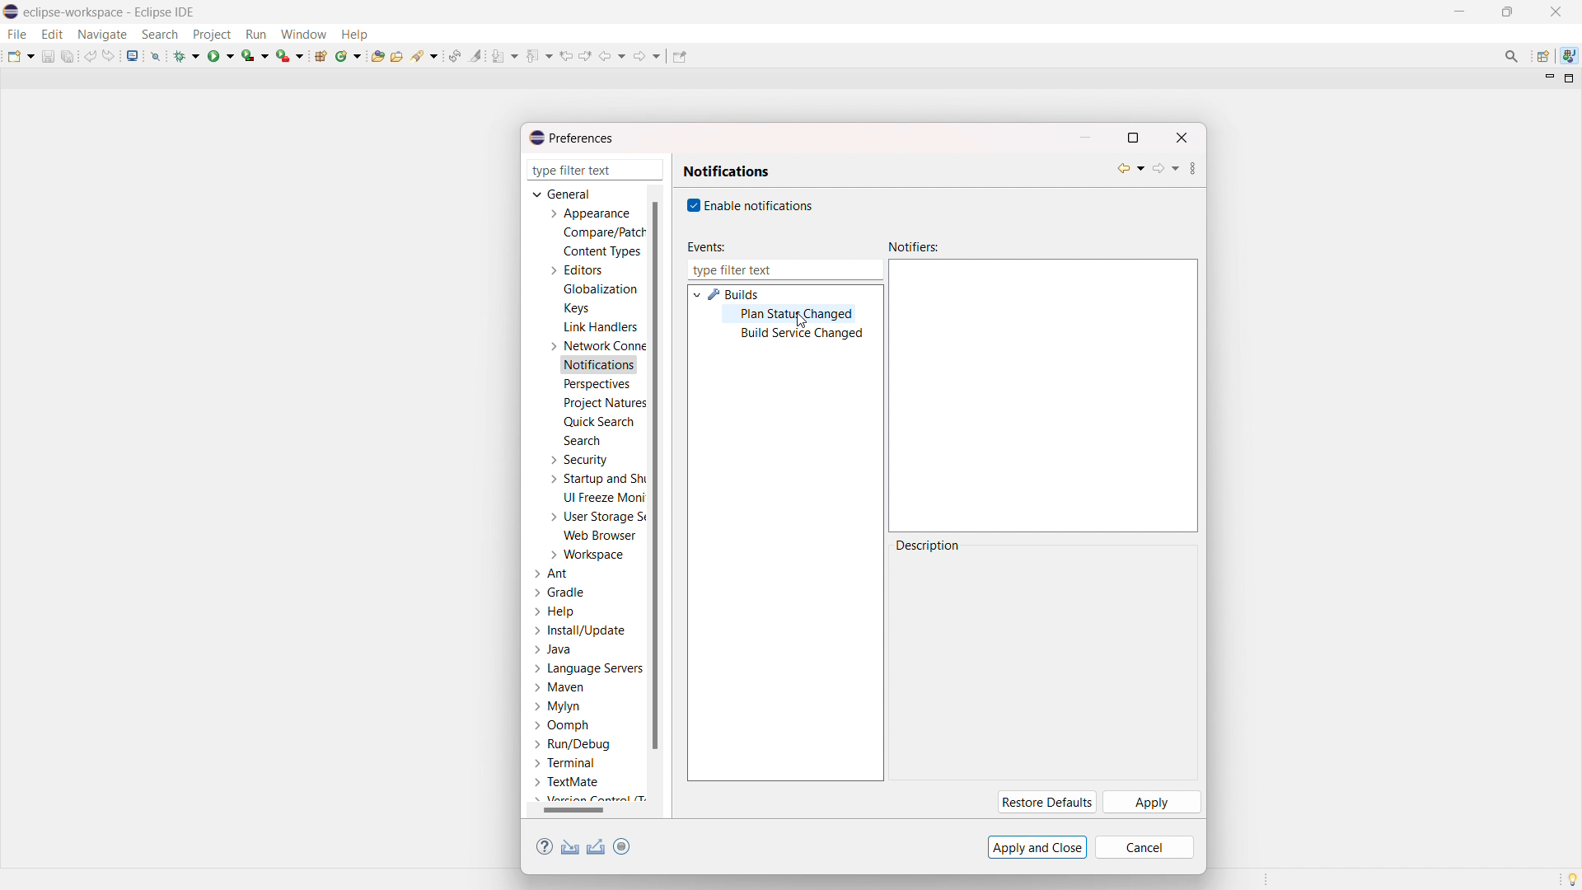  What do you see at coordinates (545, 847) in the screenshot?
I see `help` at bounding box center [545, 847].